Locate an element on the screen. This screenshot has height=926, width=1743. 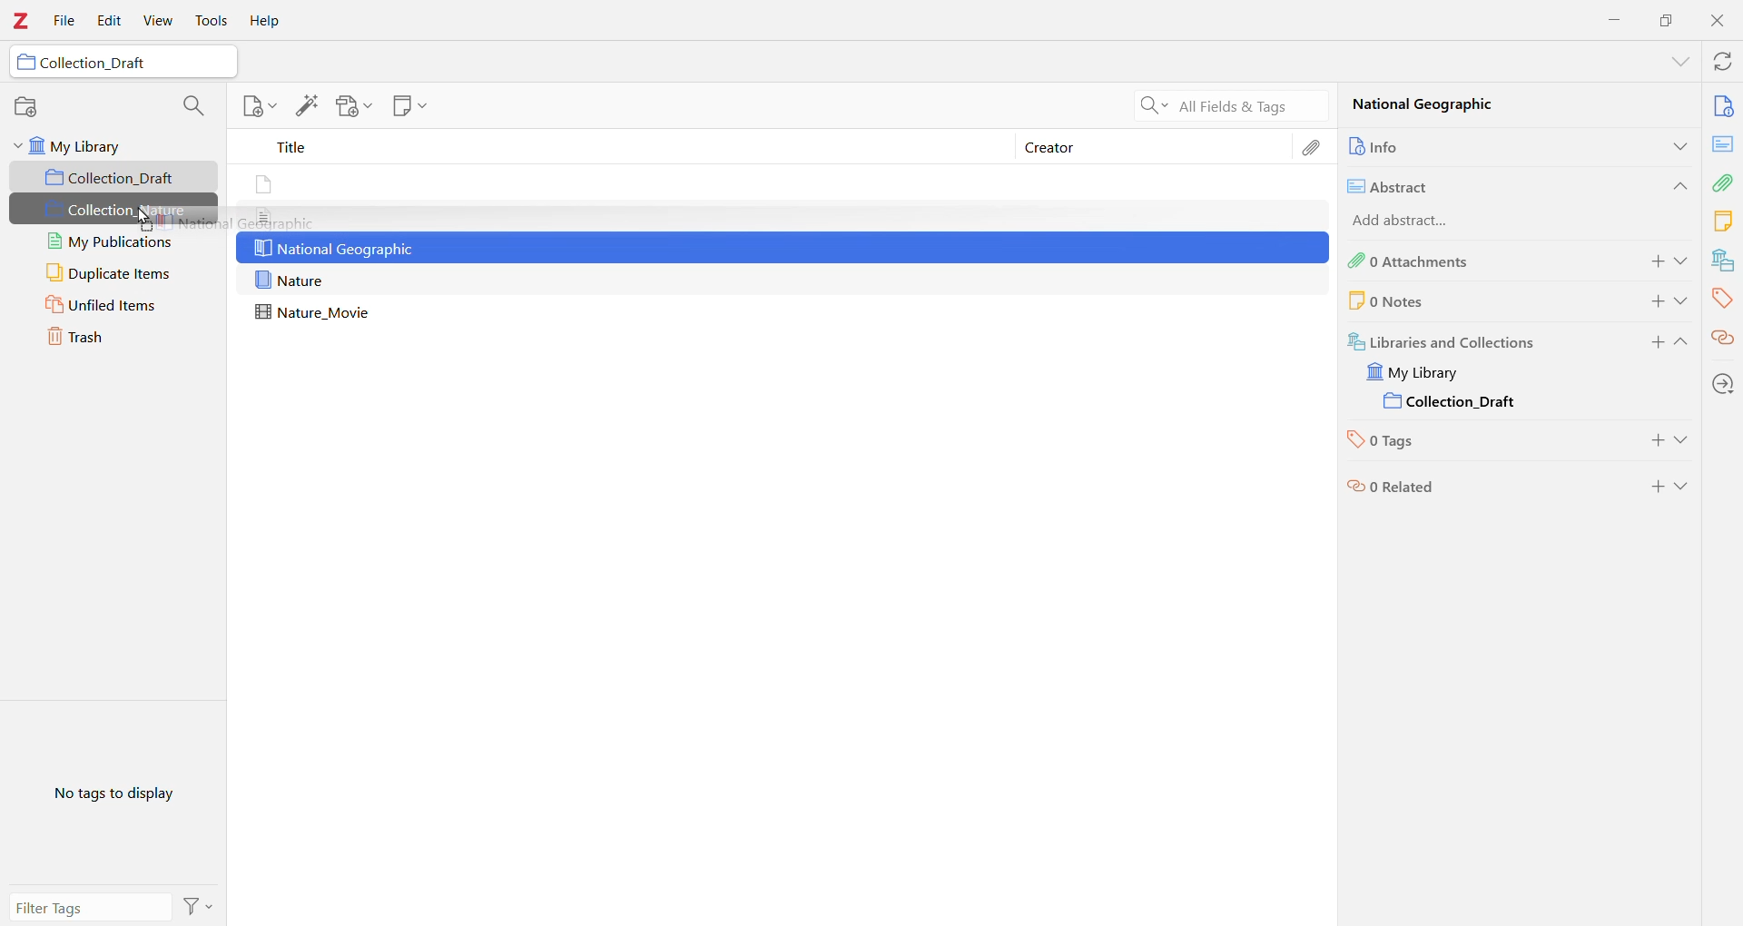
Tags is located at coordinates (1722, 298).